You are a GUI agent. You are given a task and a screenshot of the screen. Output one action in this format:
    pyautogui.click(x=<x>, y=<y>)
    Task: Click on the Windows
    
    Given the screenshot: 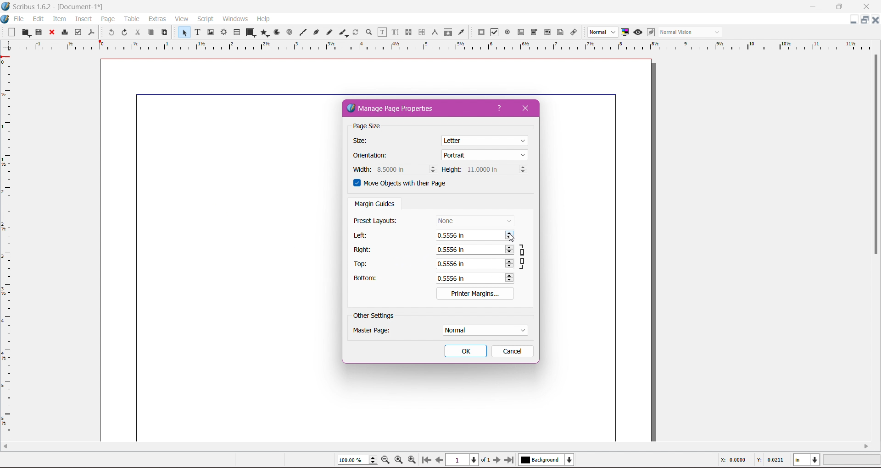 What is the action you would take?
    pyautogui.click(x=235, y=18)
    